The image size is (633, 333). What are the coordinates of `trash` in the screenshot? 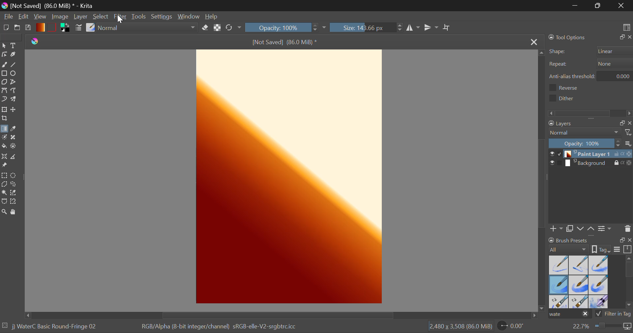 It's located at (627, 228).